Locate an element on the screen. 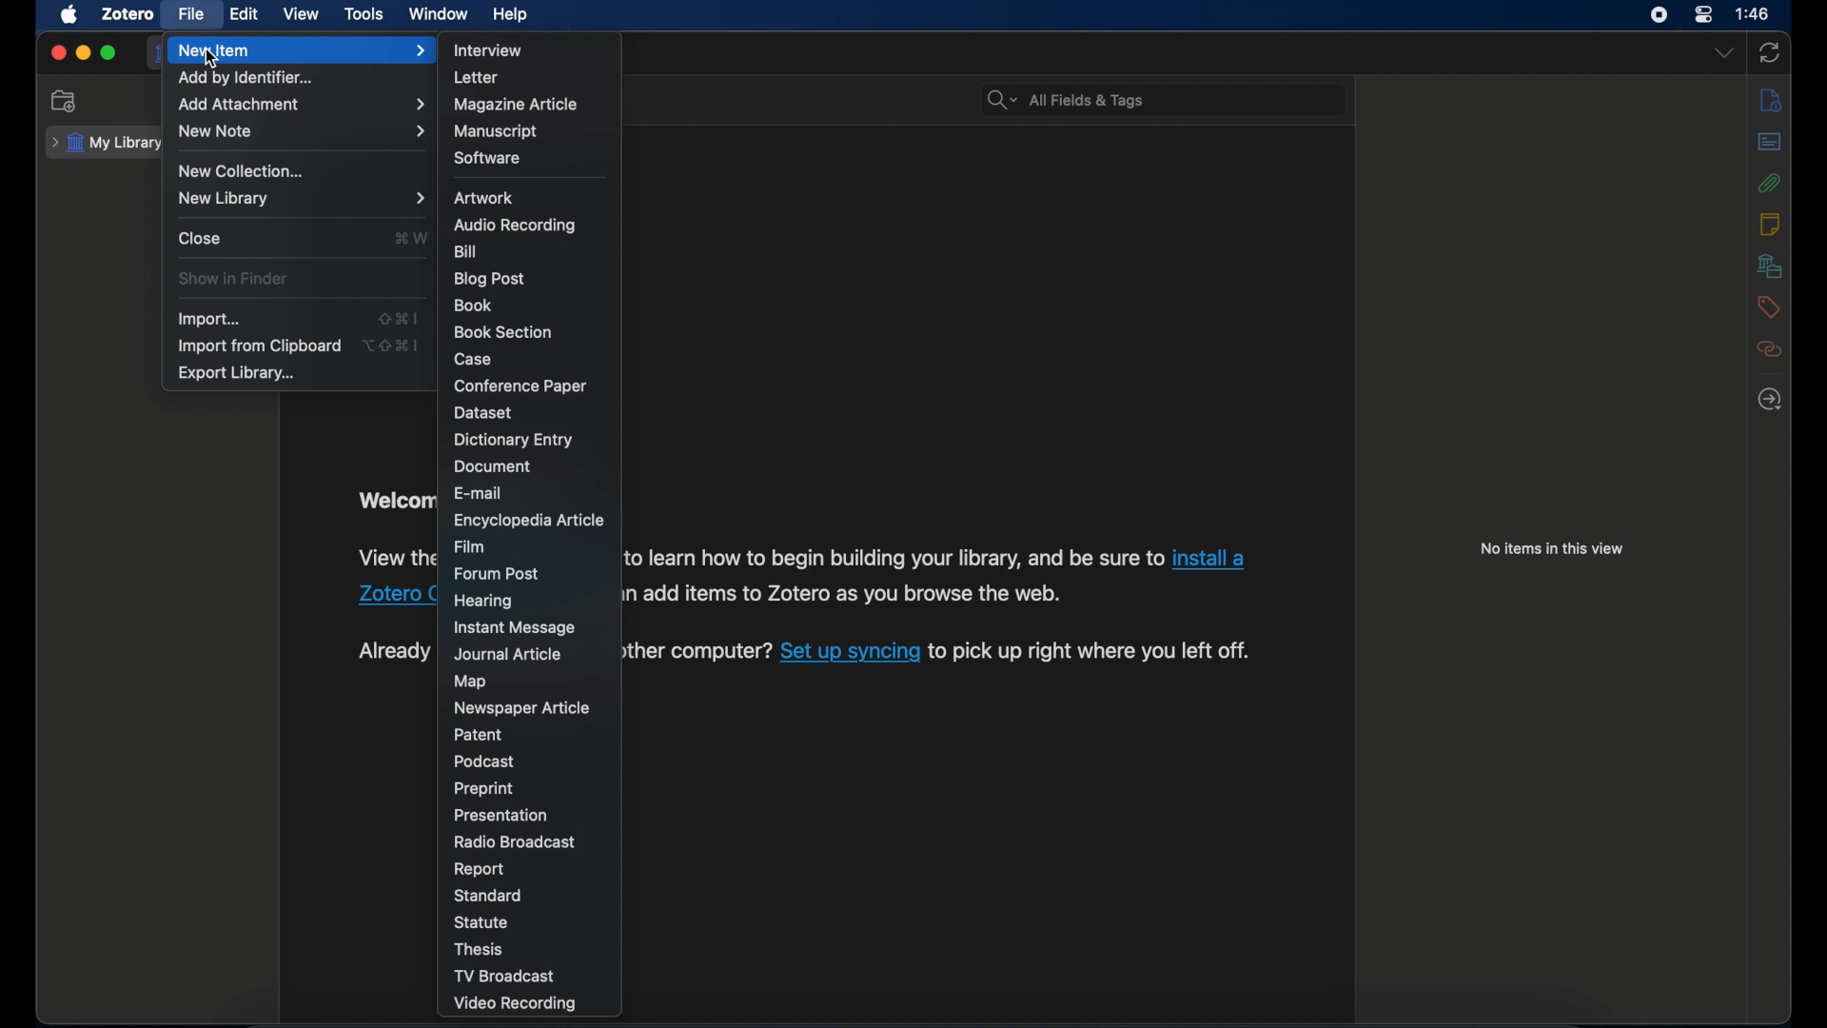 The image size is (1827, 1028). Zotero is located at coordinates (372, 596).